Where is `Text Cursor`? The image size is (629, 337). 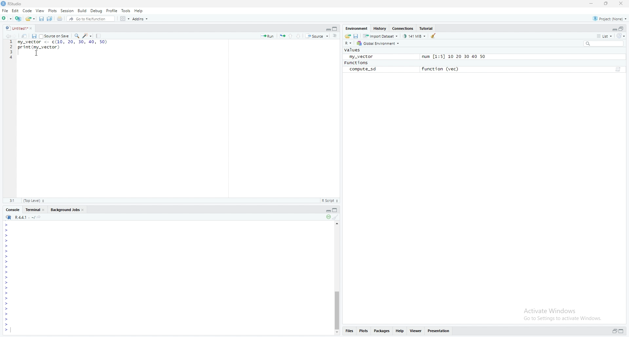
Text Cursor is located at coordinates (37, 54).